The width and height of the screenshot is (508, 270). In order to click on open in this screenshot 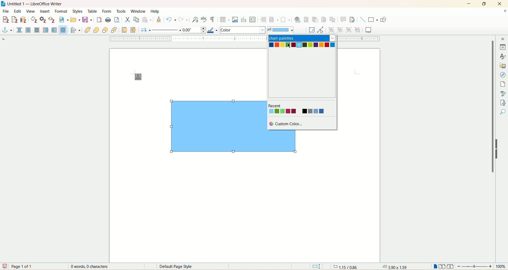, I will do `click(75, 20)`.